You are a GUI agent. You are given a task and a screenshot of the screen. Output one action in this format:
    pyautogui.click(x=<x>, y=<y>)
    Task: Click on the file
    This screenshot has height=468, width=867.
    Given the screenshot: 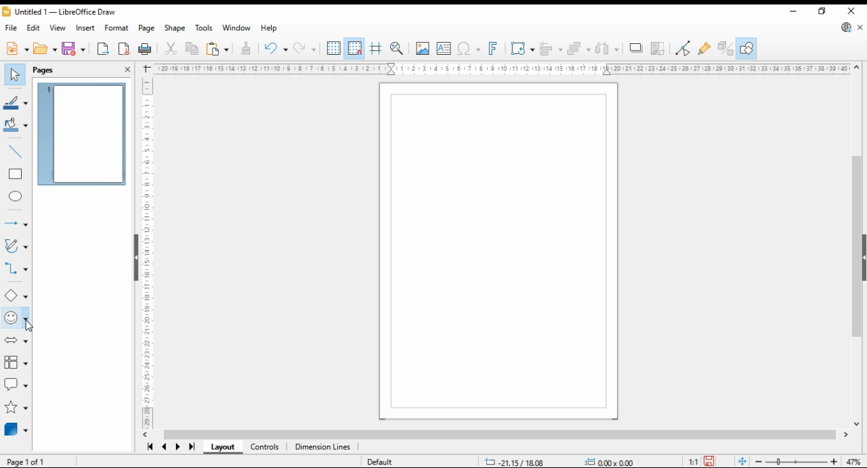 What is the action you would take?
    pyautogui.click(x=10, y=28)
    